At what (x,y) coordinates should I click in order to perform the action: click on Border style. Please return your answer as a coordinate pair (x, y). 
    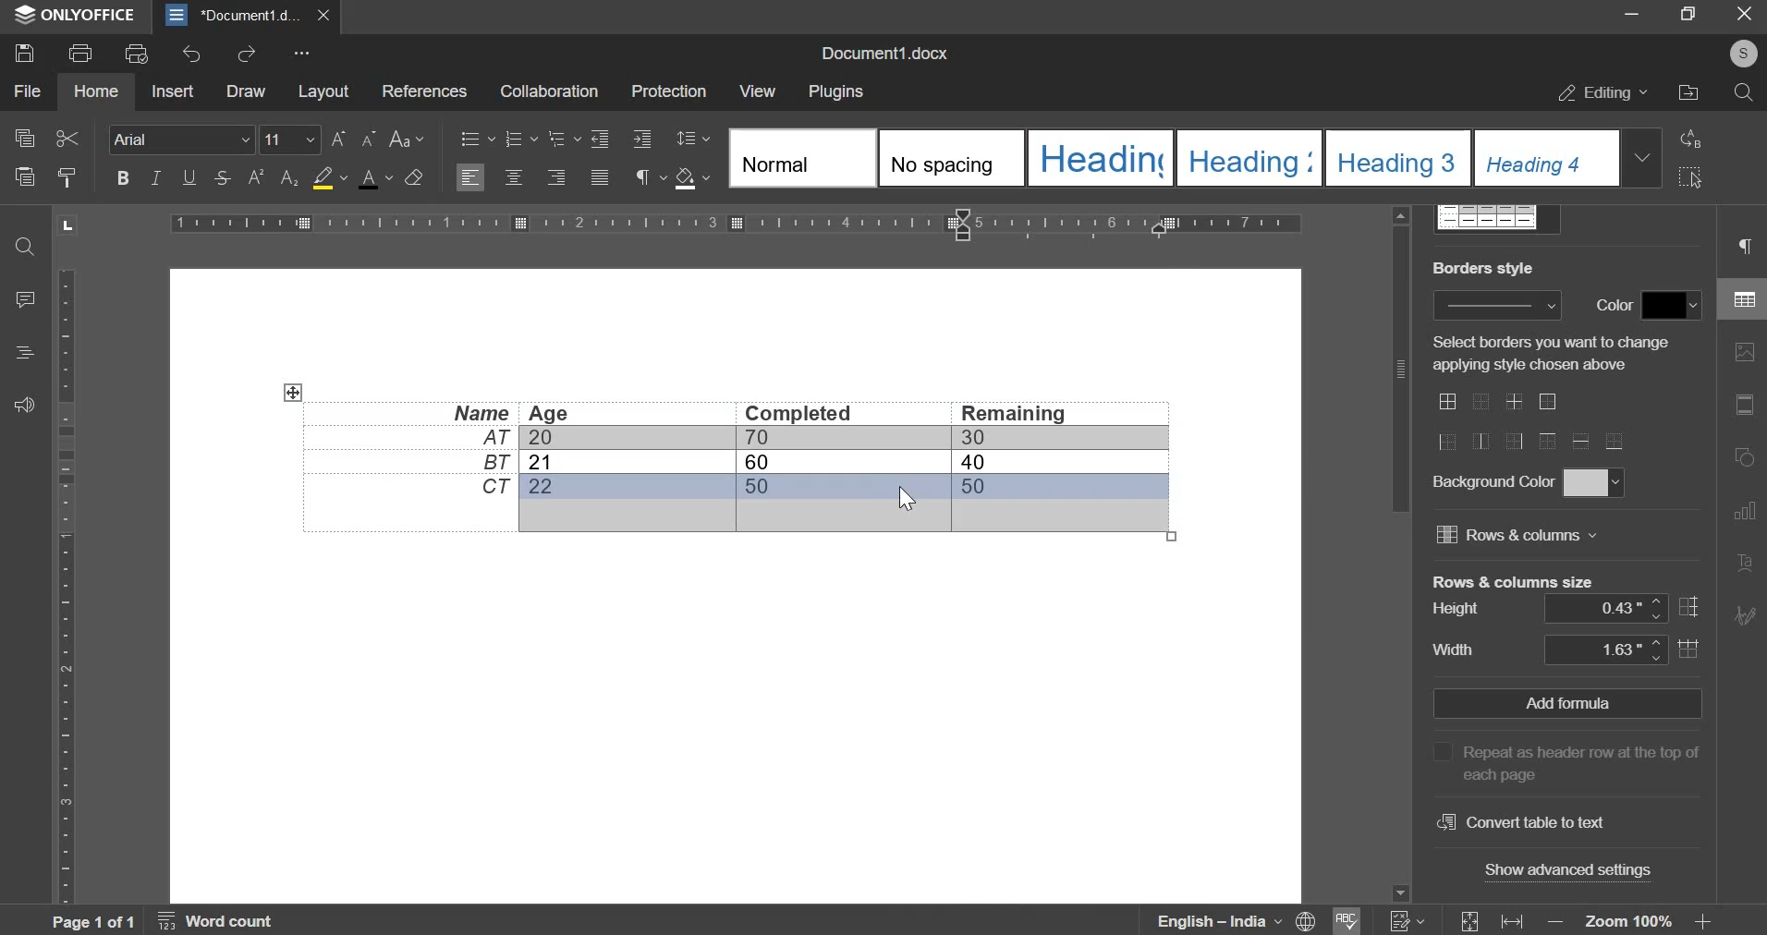
    Looking at the image, I should click on (1496, 305).